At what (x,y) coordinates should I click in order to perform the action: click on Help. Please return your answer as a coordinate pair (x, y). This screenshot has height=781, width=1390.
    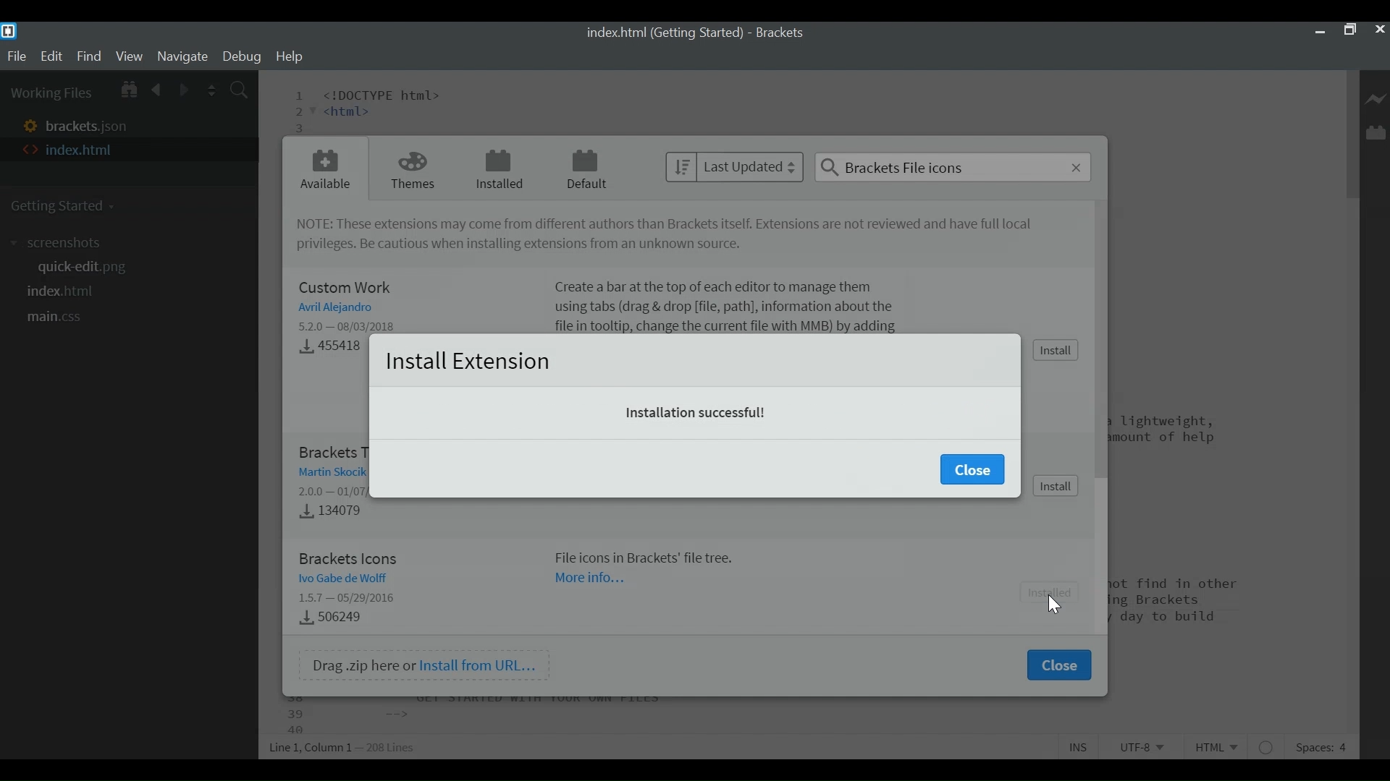
    Looking at the image, I should click on (290, 57).